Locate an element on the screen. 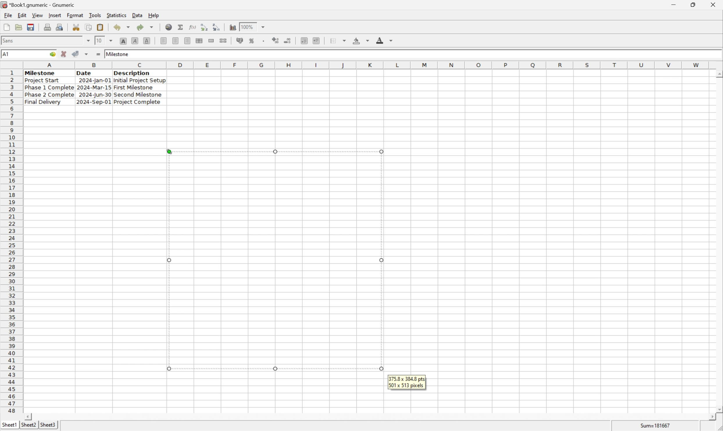  sheet3 is located at coordinates (48, 426).